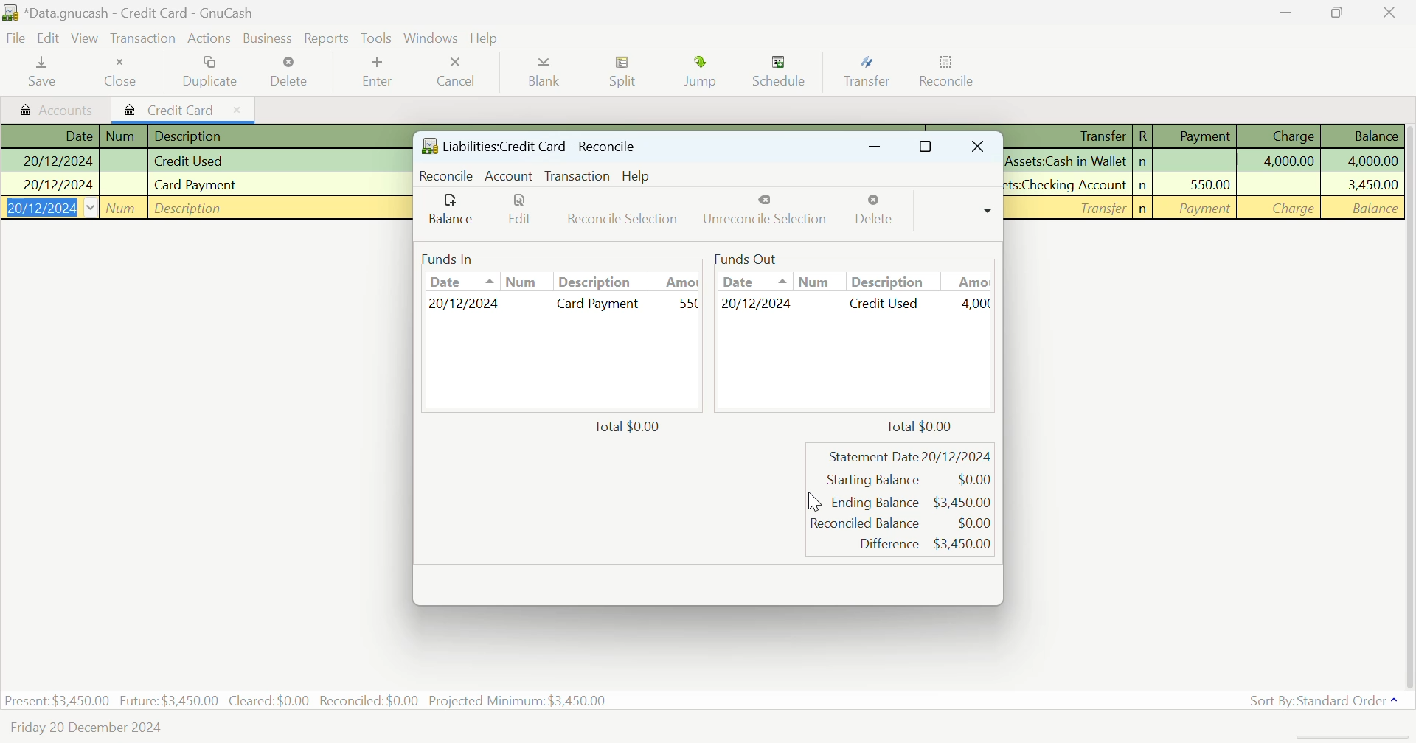 The image size is (1416, 743). Describe the element at coordinates (206, 37) in the screenshot. I see `Actions` at that location.